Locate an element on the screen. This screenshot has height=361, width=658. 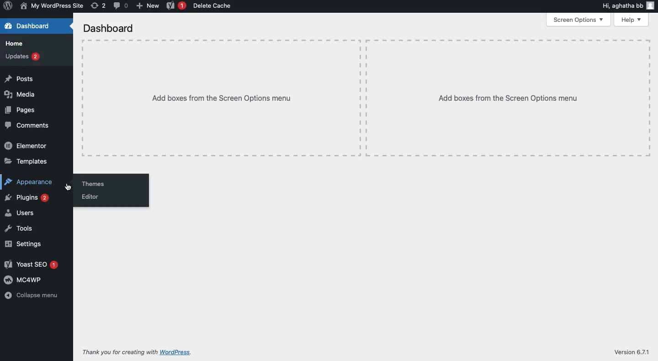
Updates is located at coordinates (22, 57).